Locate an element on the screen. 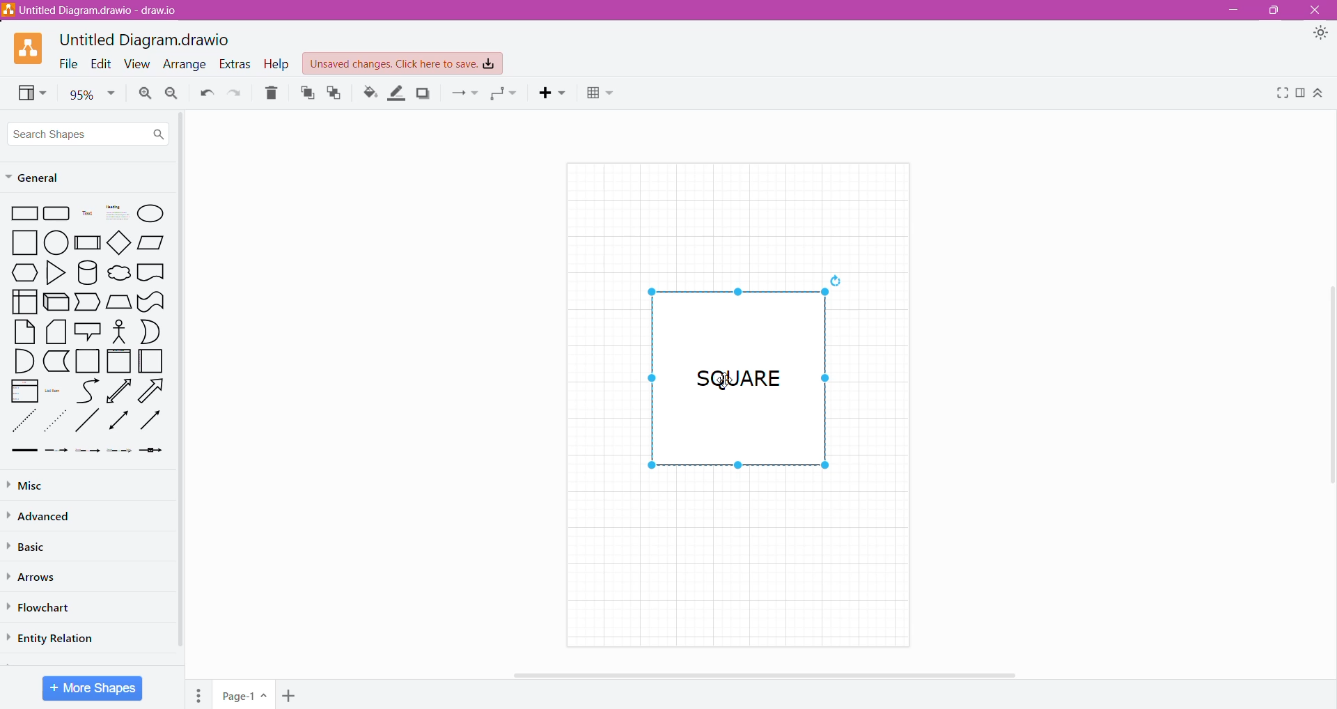 The image size is (1337, 709). Untitled Diagram.drawio is located at coordinates (145, 40).